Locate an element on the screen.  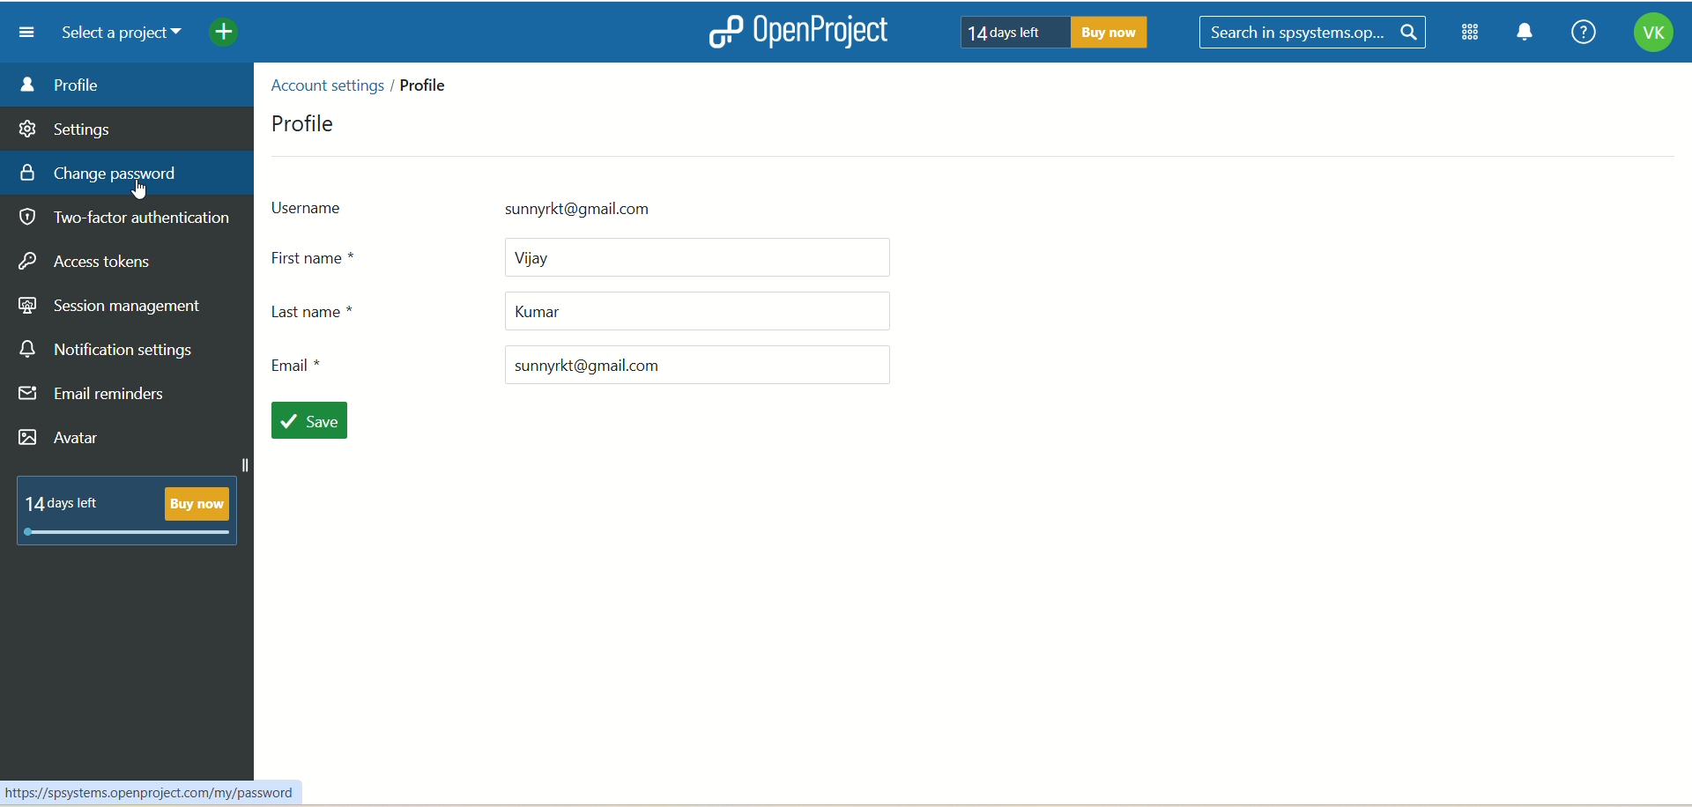
module is located at coordinates (1473, 33).